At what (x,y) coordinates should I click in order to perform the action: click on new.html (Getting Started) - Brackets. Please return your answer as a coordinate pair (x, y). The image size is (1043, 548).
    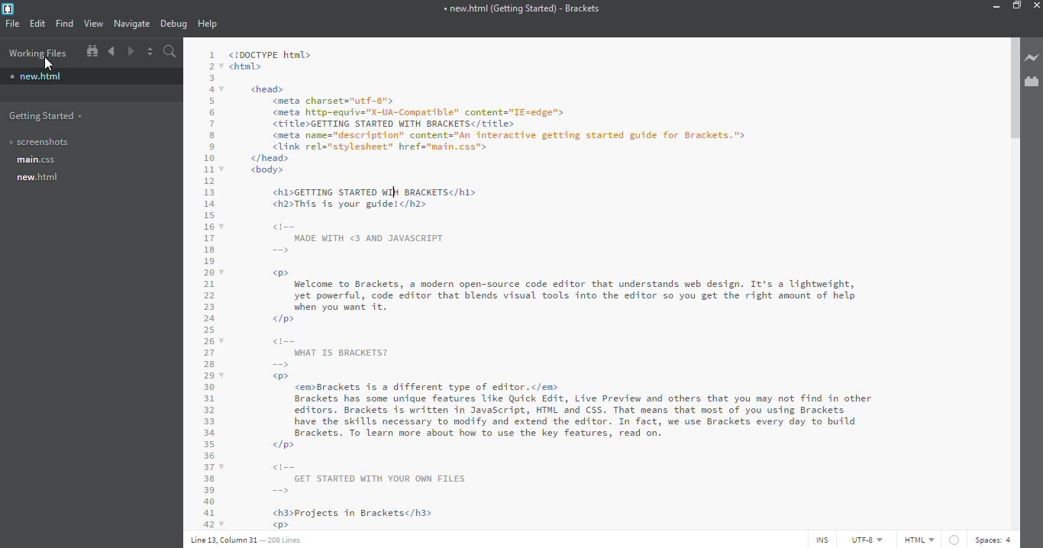
    Looking at the image, I should click on (521, 8).